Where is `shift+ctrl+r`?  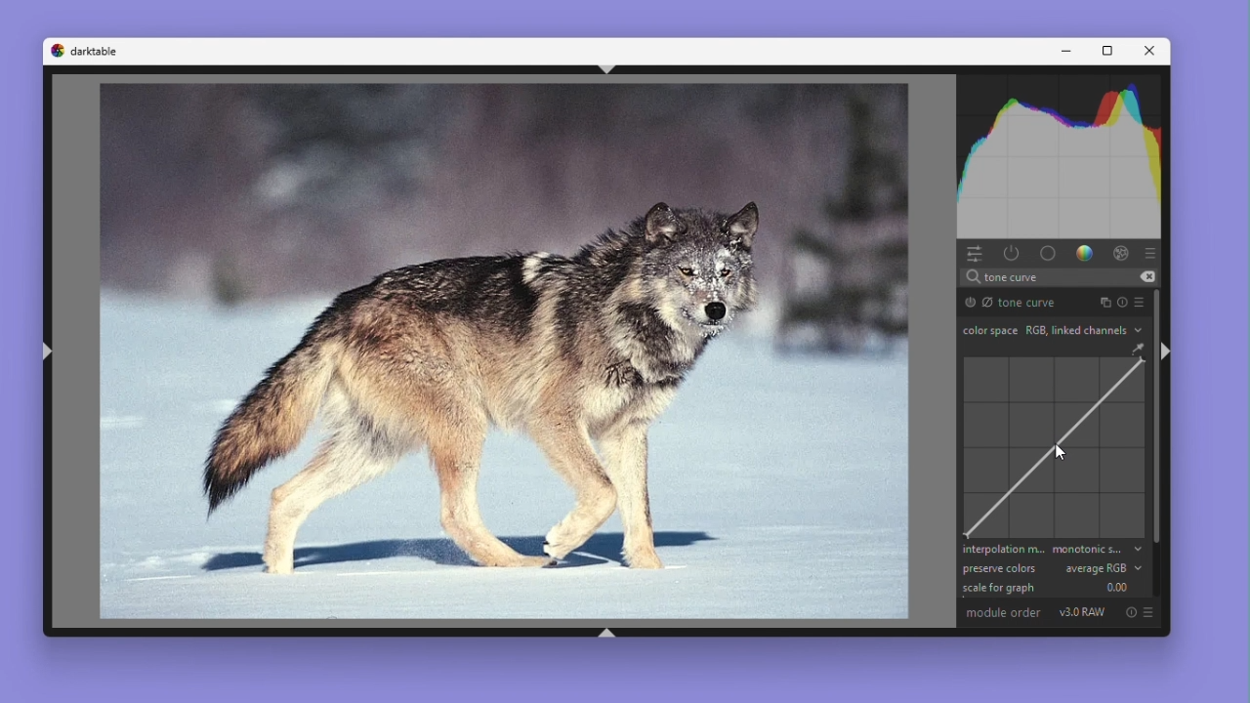
shift+ctrl+r is located at coordinates (1172, 351).